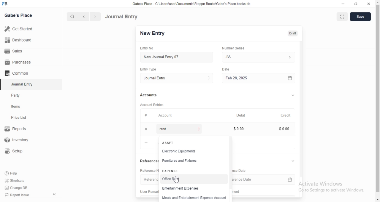 This screenshot has width=380, height=202. I want to click on Furnitures and fixtures, so click(180, 161).